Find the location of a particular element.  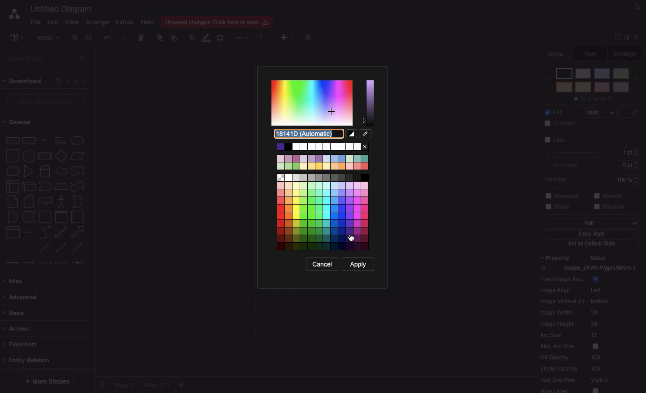

list is located at coordinates (11, 232).